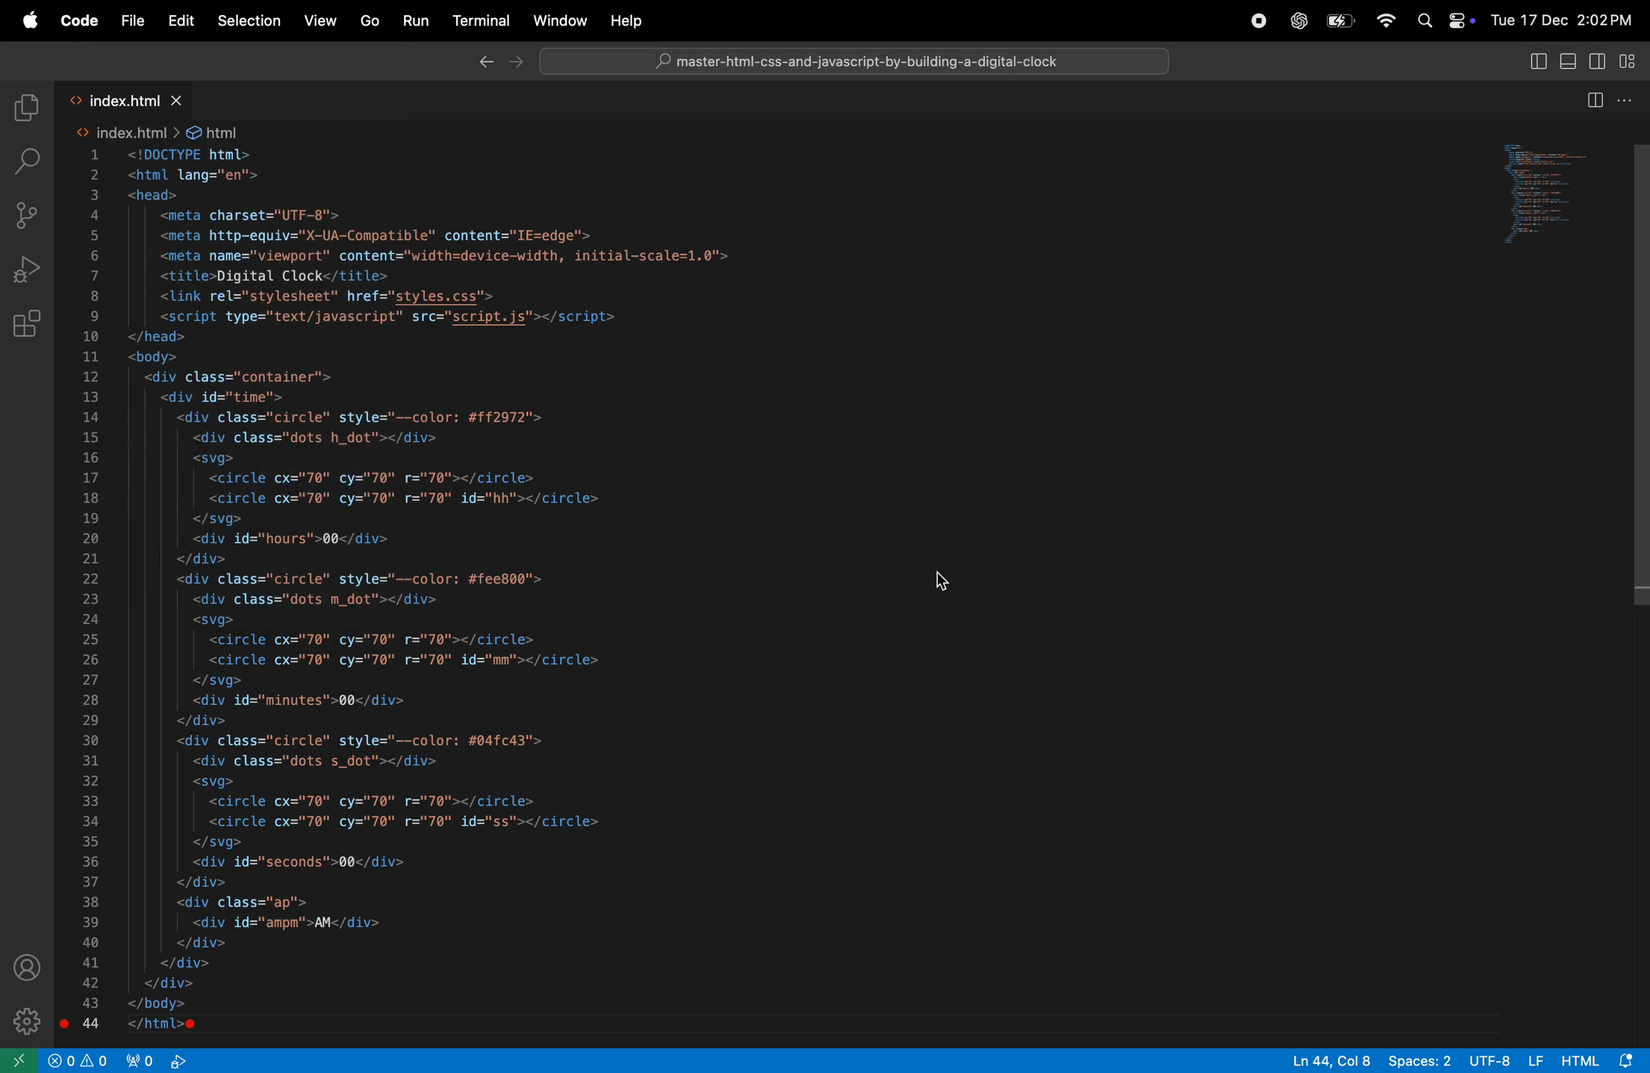 The image size is (1650, 1073). I want to click on file, so click(134, 21).